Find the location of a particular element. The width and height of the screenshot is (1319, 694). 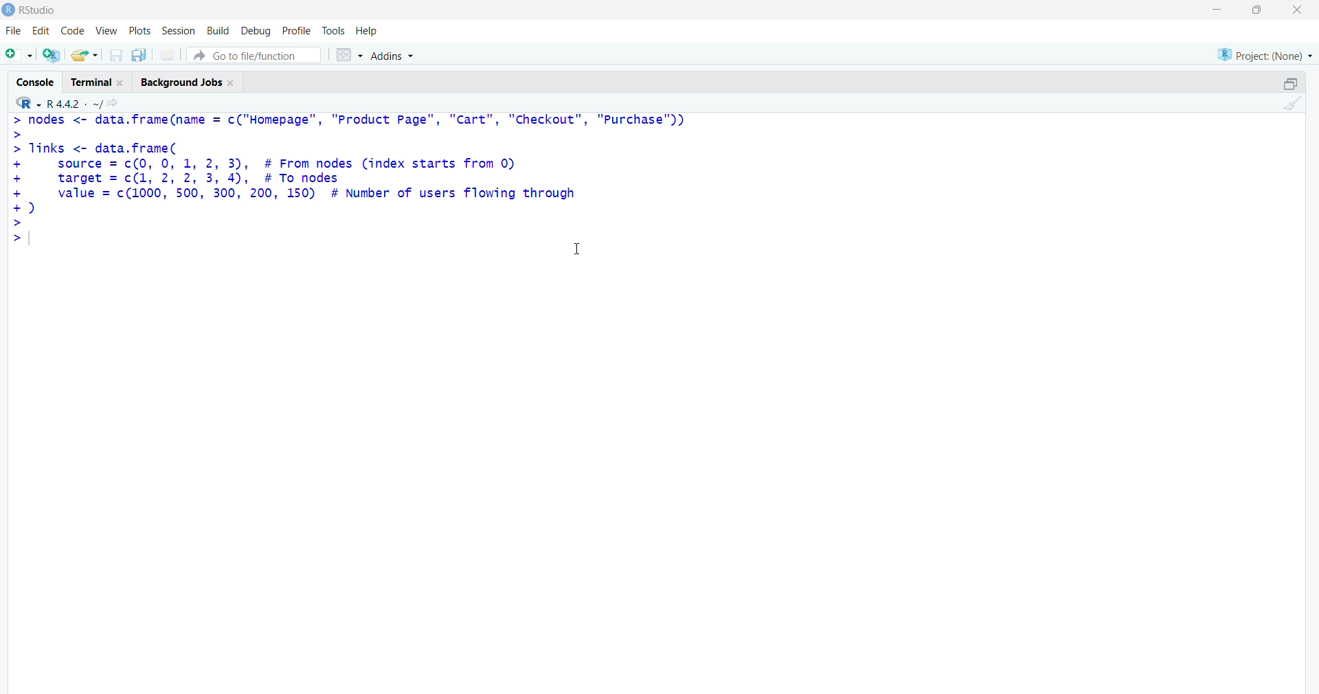

project (none) is located at coordinates (1256, 54).